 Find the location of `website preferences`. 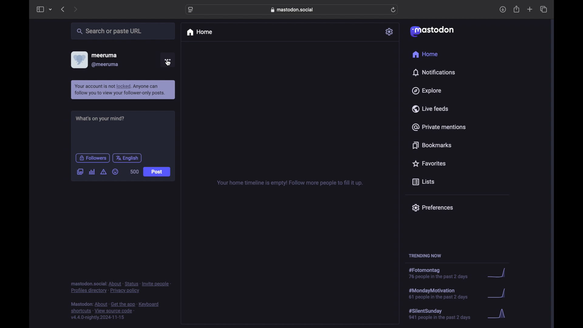

website preferences is located at coordinates (190, 10).